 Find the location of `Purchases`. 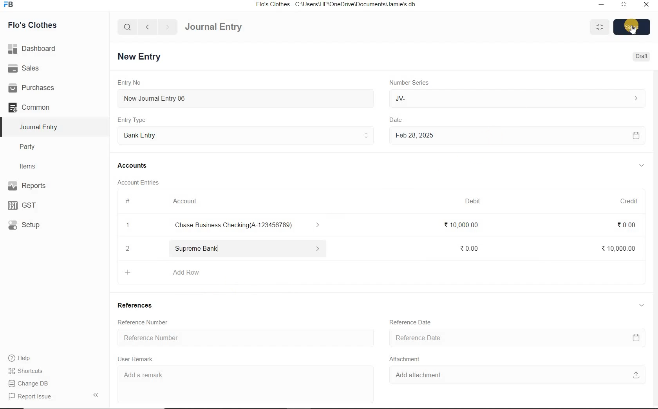

Purchases is located at coordinates (35, 87).